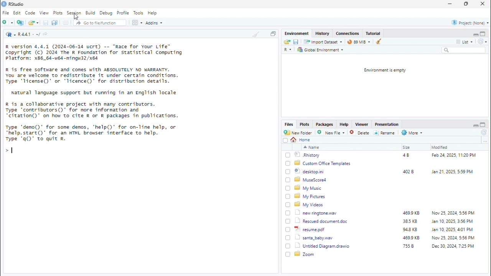 Image resolution: width=491 pixels, height=276 pixels. Describe the element at coordinates (12, 150) in the screenshot. I see `typing indicator` at that location.